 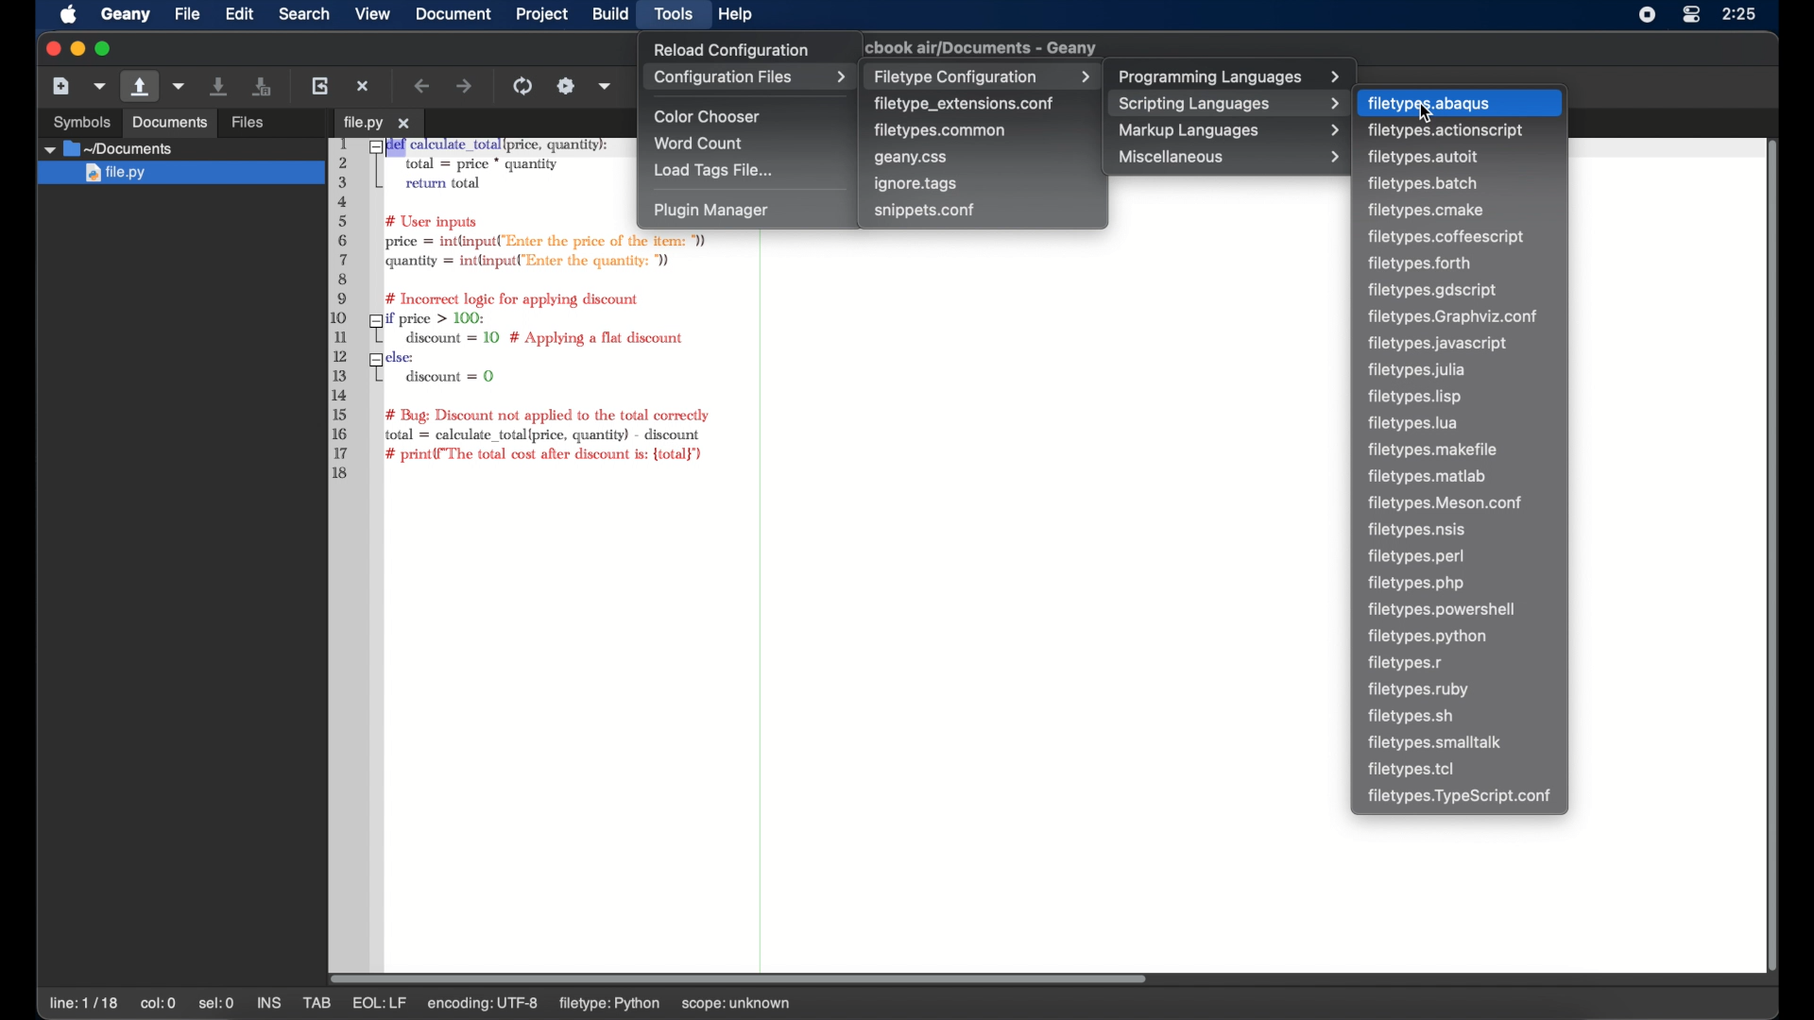 I want to click on filetypes, so click(x=1418, y=584).